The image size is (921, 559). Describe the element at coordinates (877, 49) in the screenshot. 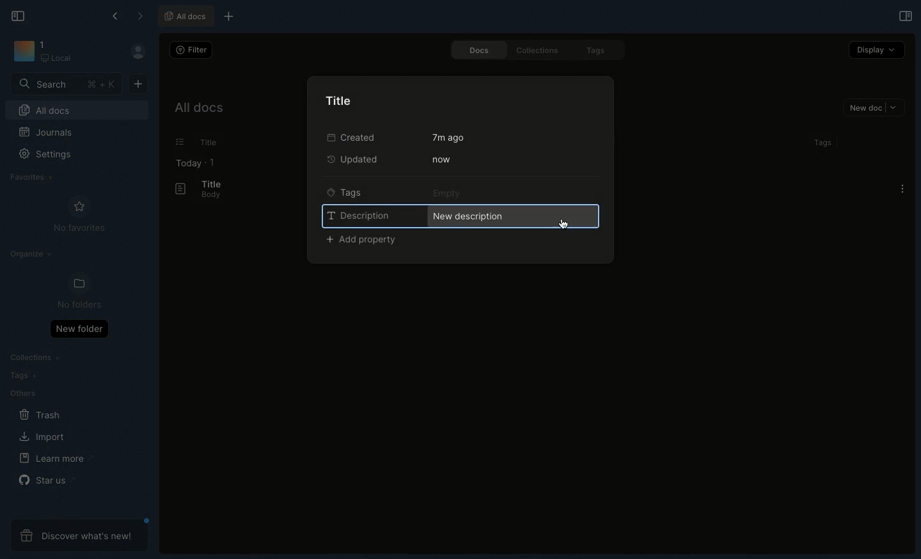

I see `Display` at that location.